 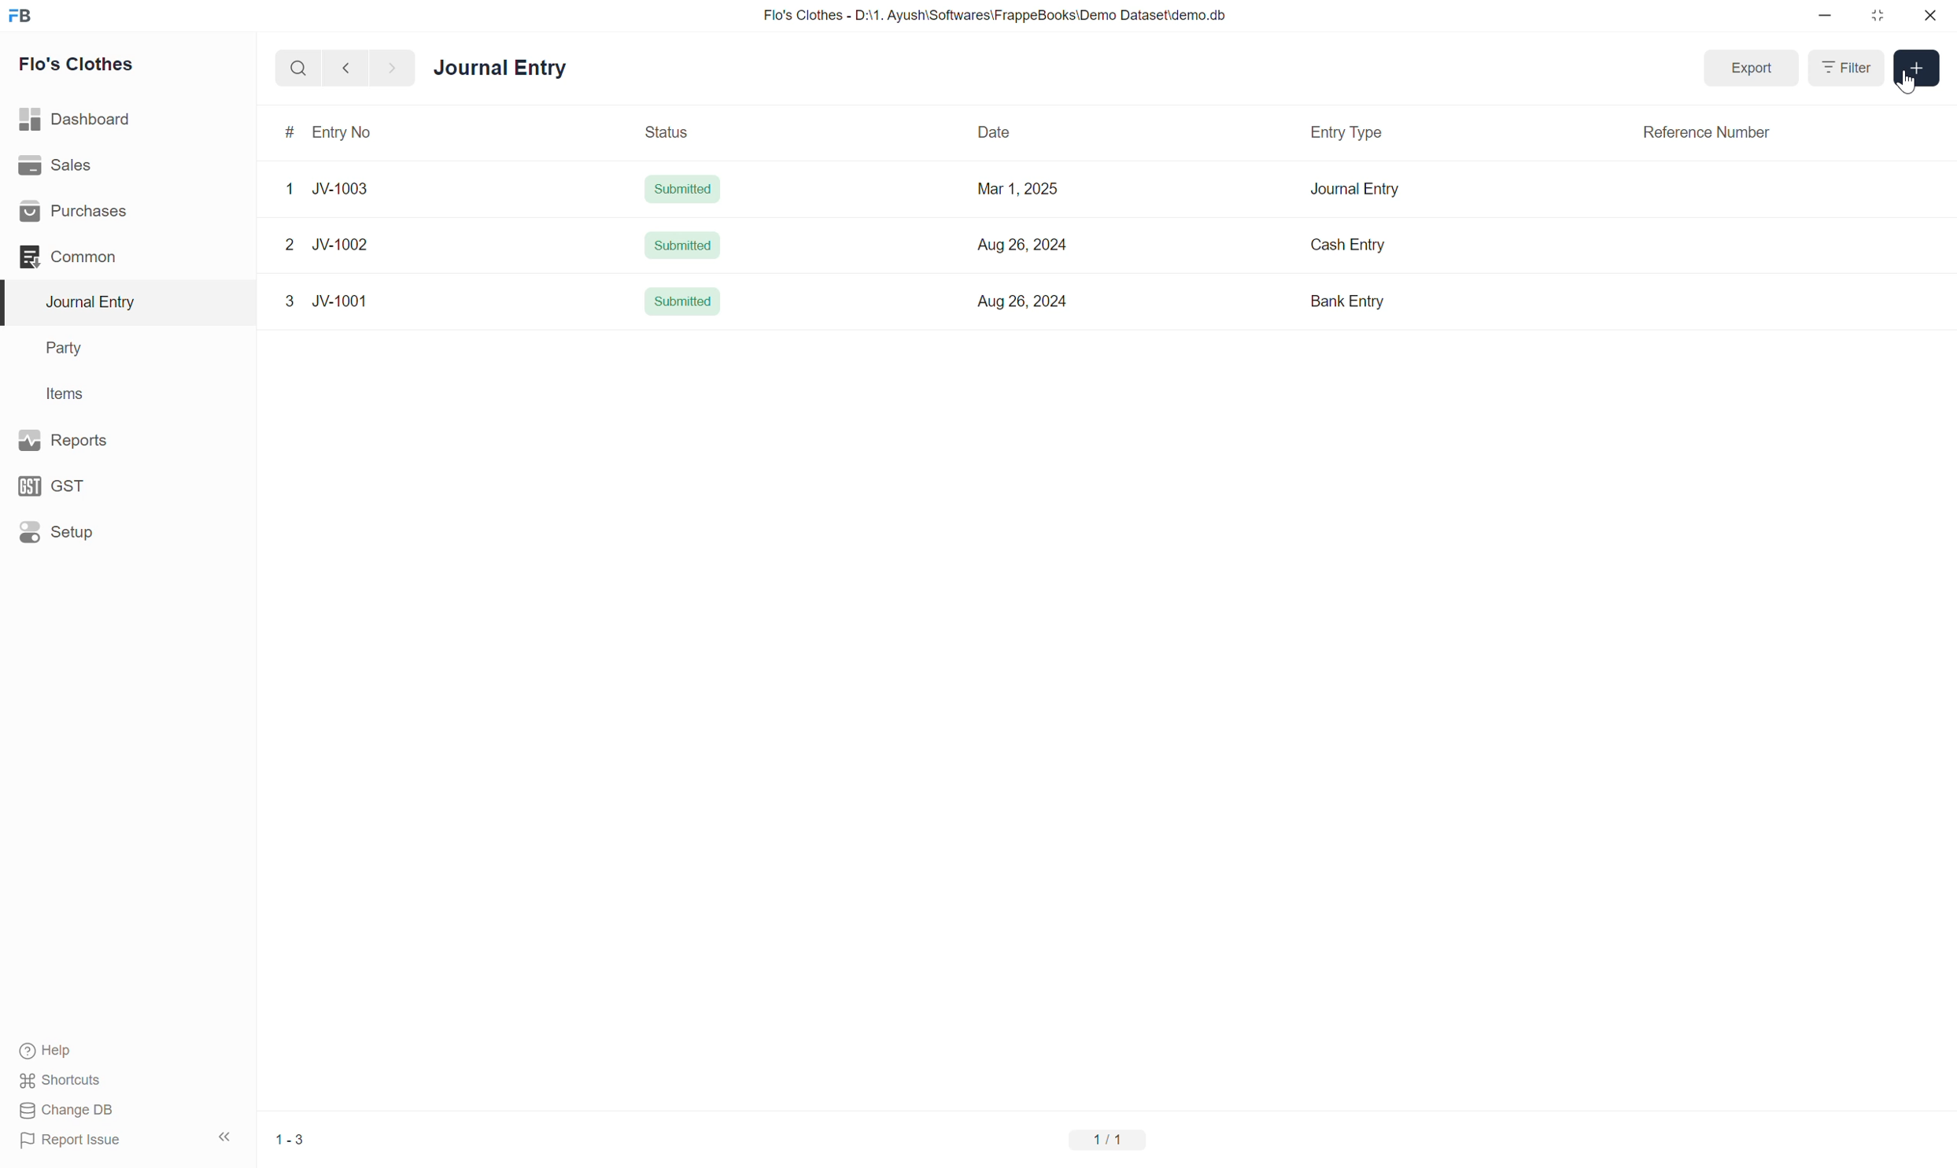 What do you see at coordinates (20, 16) in the screenshot?
I see `FB` at bounding box center [20, 16].